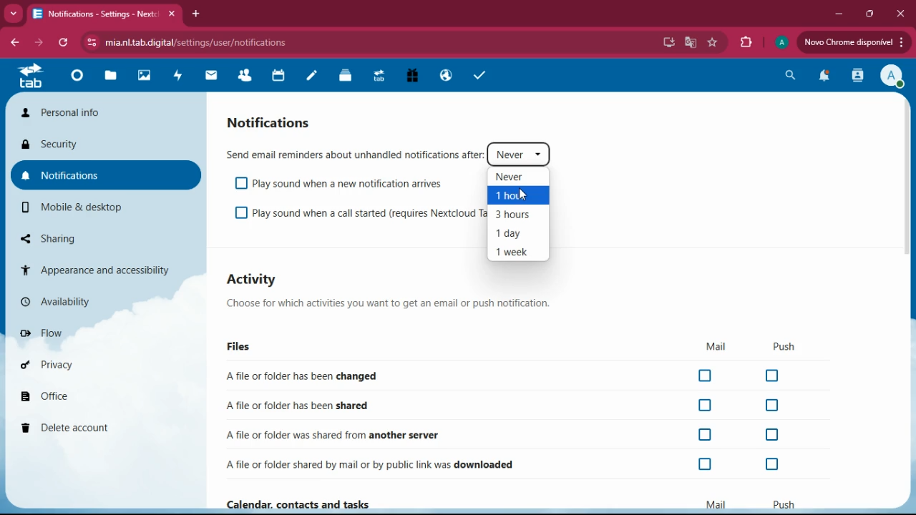 The height and width of the screenshot is (515, 916). I want to click on notes, so click(311, 79).